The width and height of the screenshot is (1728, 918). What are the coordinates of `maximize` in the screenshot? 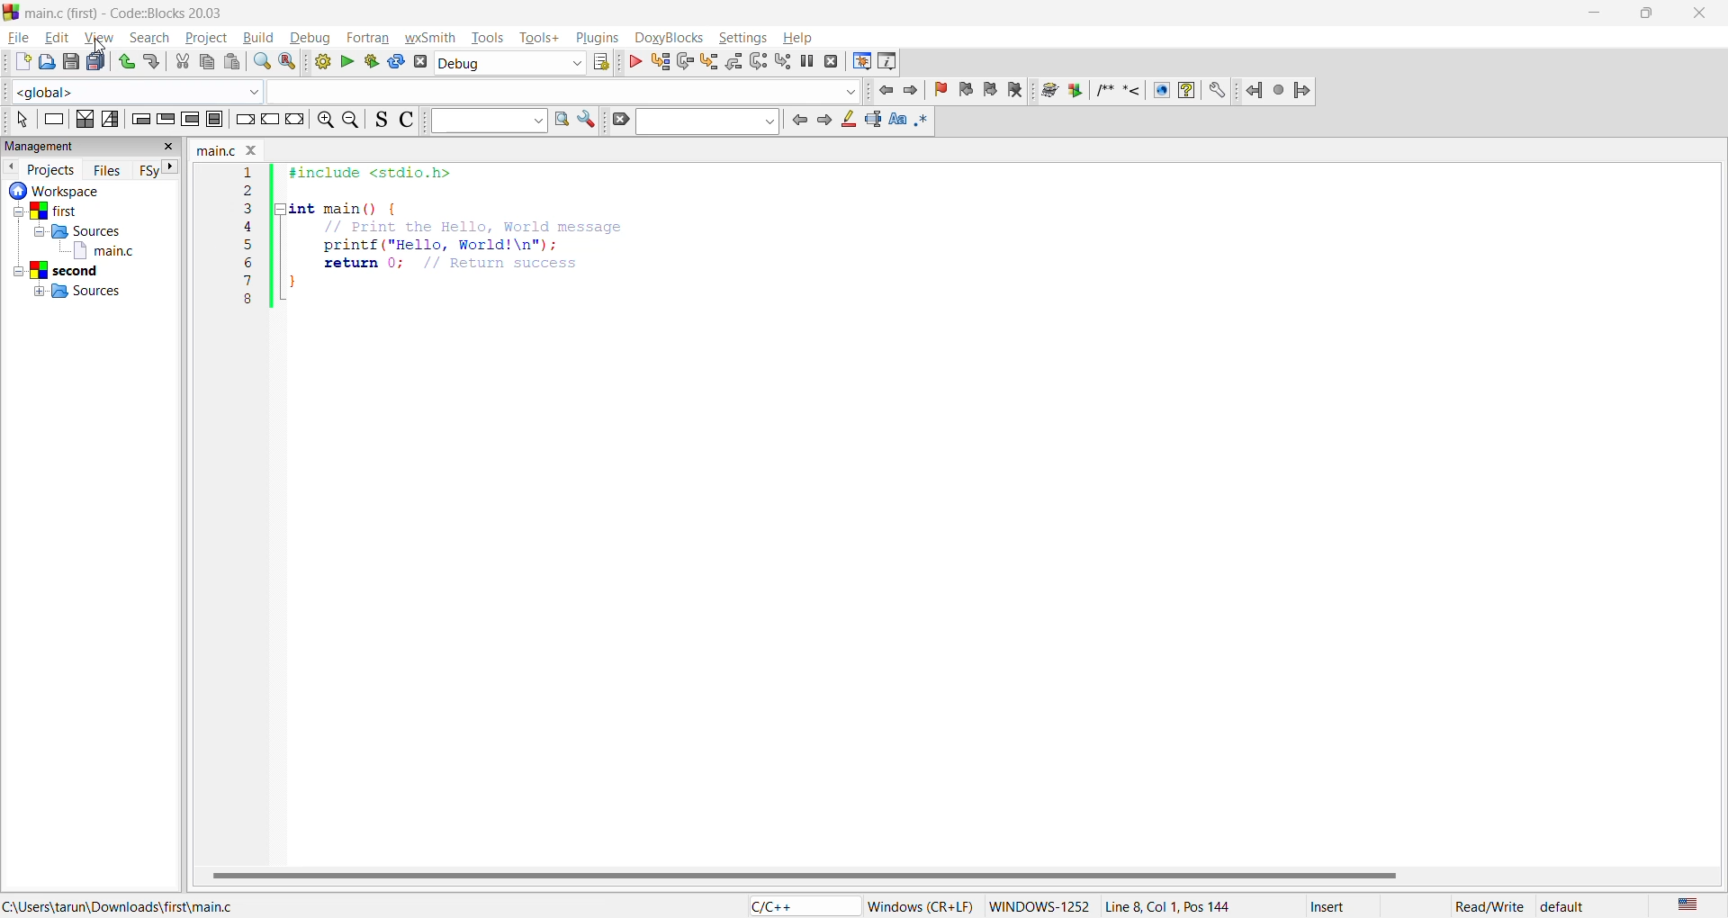 It's located at (1646, 11).